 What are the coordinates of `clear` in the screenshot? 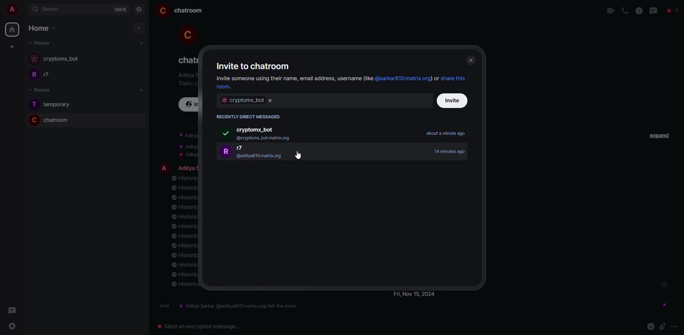 It's located at (270, 101).